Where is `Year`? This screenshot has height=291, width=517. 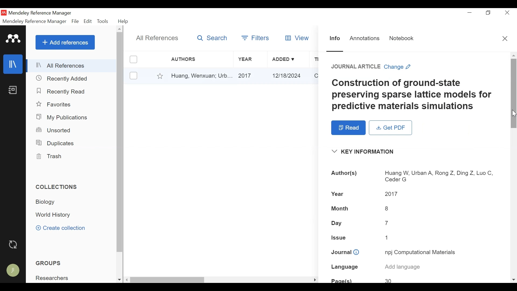 Year is located at coordinates (250, 59).